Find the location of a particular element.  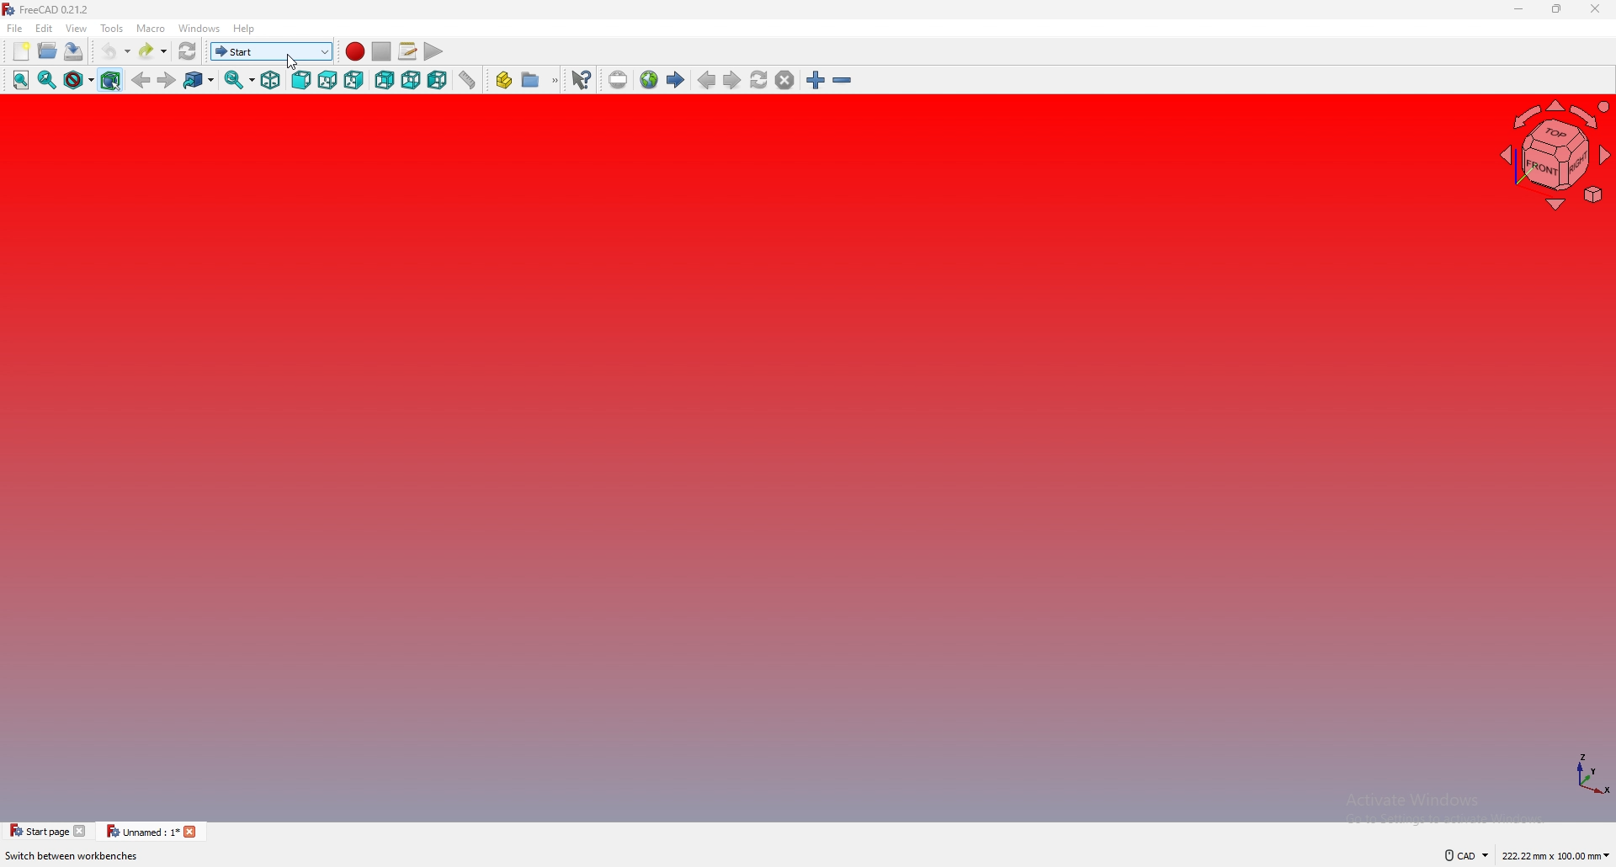

tab 2 is located at coordinates (153, 832).